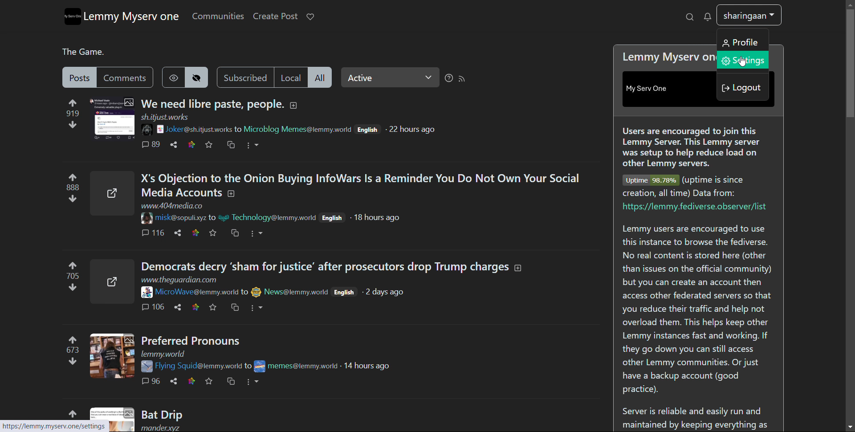 The image size is (855, 432). What do you see at coordinates (293, 106) in the screenshot?
I see `expand` at bounding box center [293, 106].